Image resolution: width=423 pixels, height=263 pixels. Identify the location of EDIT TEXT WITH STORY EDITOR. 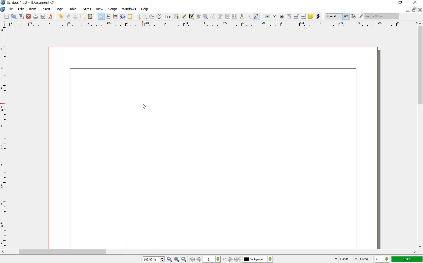
(220, 17).